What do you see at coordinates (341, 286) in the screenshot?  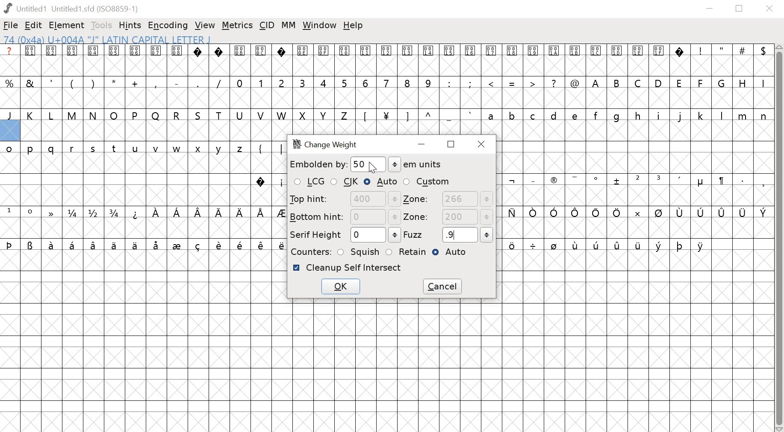 I see `OK` at bounding box center [341, 286].